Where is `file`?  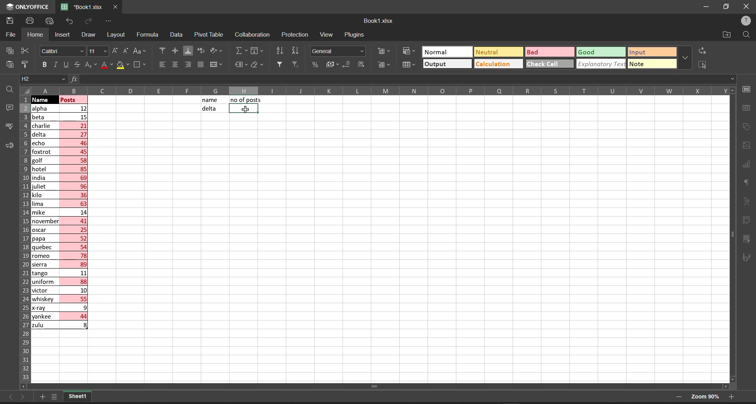 file is located at coordinates (11, 34).